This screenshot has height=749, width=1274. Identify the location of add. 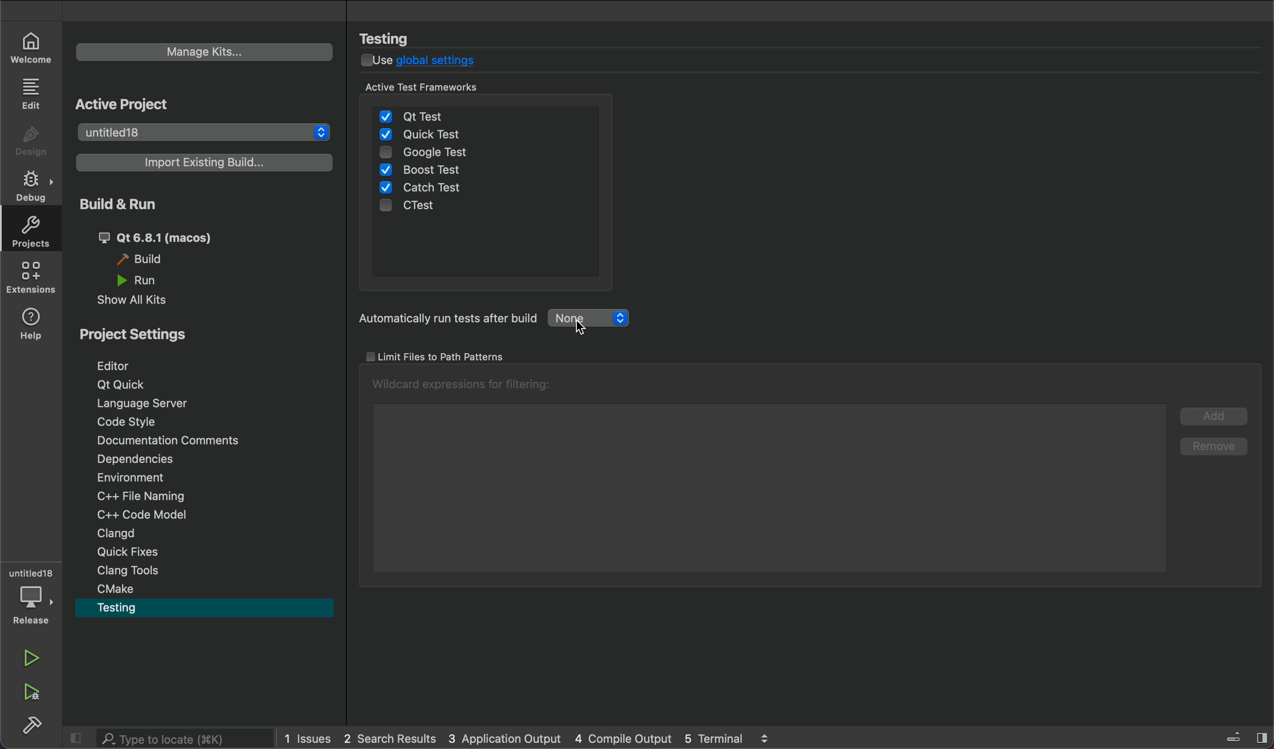
(1214, 414).